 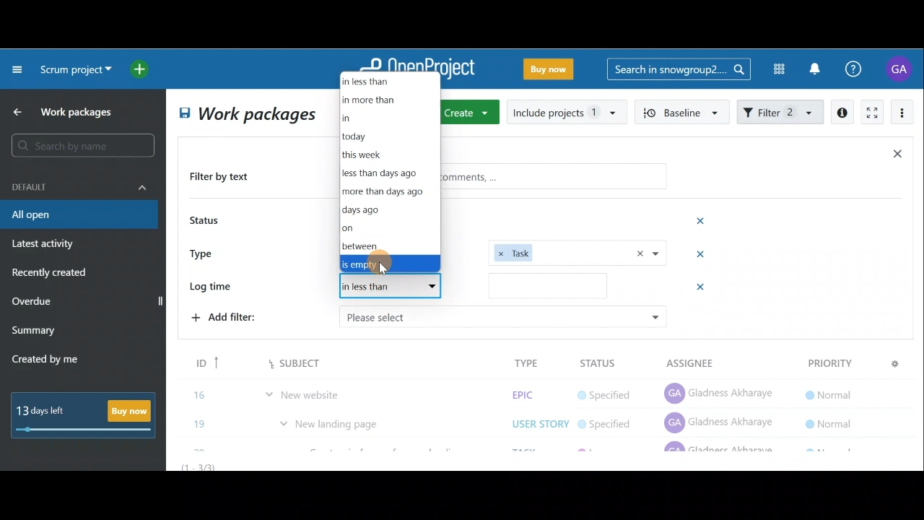 What do you see at coordinates (540, 391) in the screenshot?
I see `user story` at bounding box center [540, 391].